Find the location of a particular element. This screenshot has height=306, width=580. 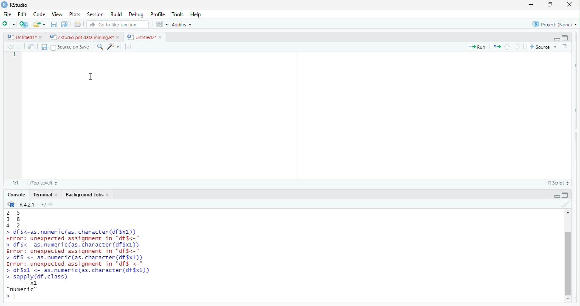

Code is located at coordinates (39, 14).